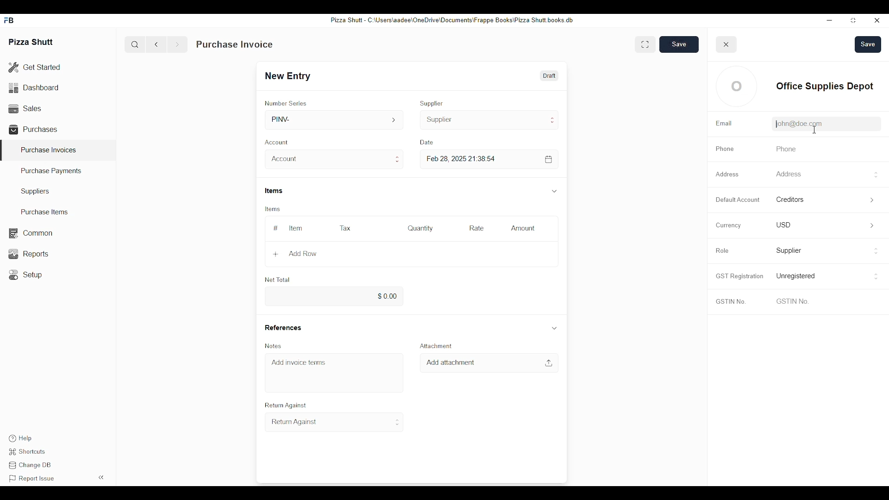 The width and height of the screenshot is (889, 500). What do you see at coordinates (19, 438) in the screenshot?
I see `Help` at bounding box center [19, 438].